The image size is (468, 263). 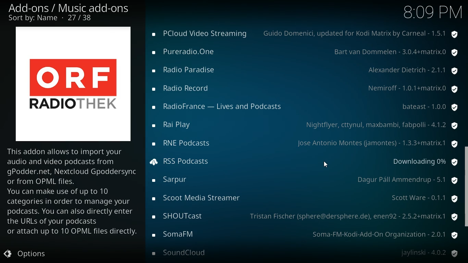 I want to click on RNE Podcasts, so click(x=183, y=144).